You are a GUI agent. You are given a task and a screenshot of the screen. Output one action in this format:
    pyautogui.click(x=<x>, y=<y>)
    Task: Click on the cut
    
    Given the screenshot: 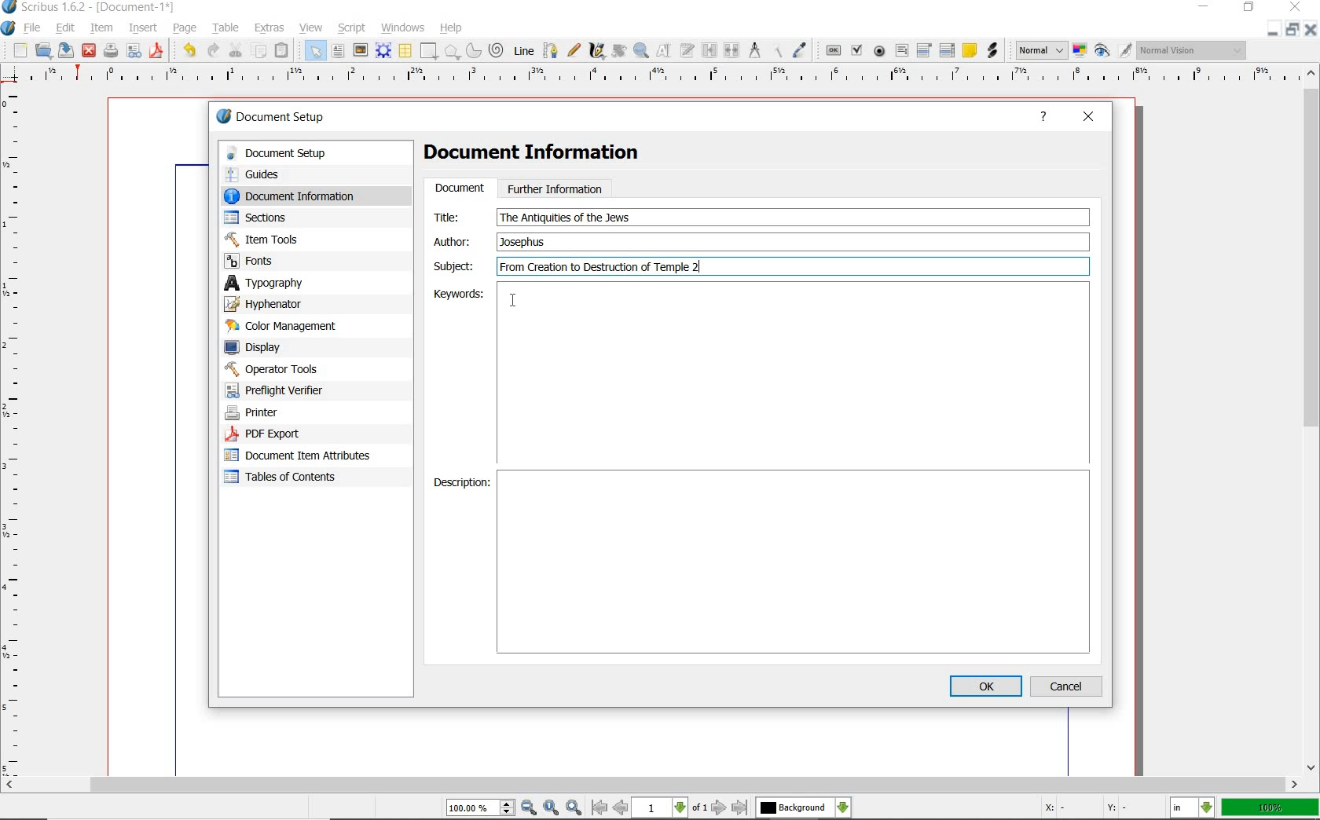 What is the action you would take?
    pyautogui.click(x=236, y=50)
    